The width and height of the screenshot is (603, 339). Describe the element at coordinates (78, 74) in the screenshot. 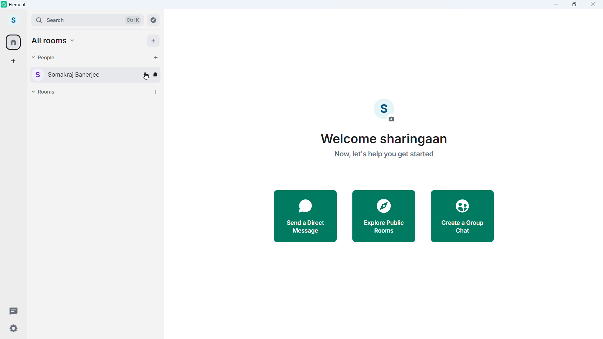

I see `User Conversation  ` at that location.